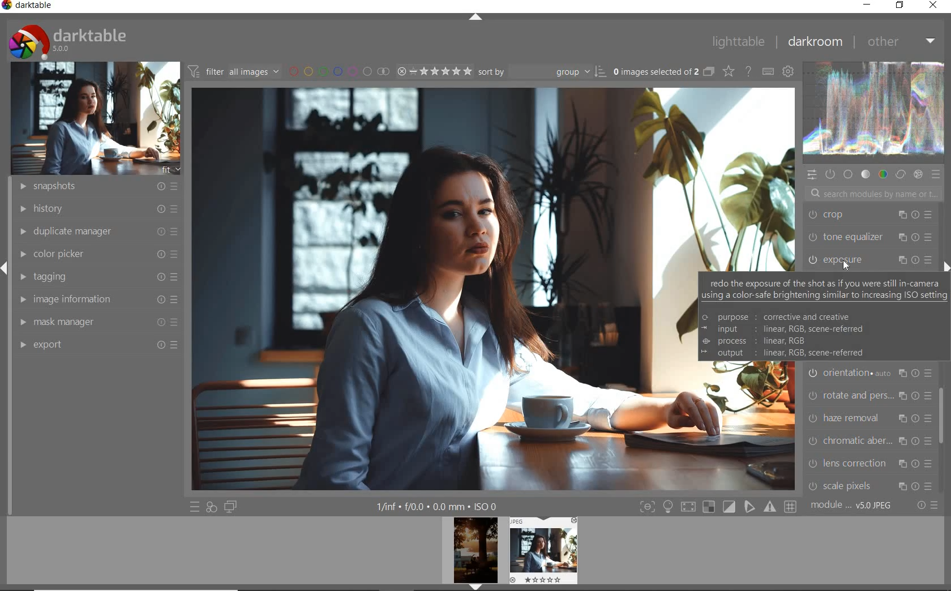  I want to click on ENABLE FOR ONLINE HELP, so click(748, 71).